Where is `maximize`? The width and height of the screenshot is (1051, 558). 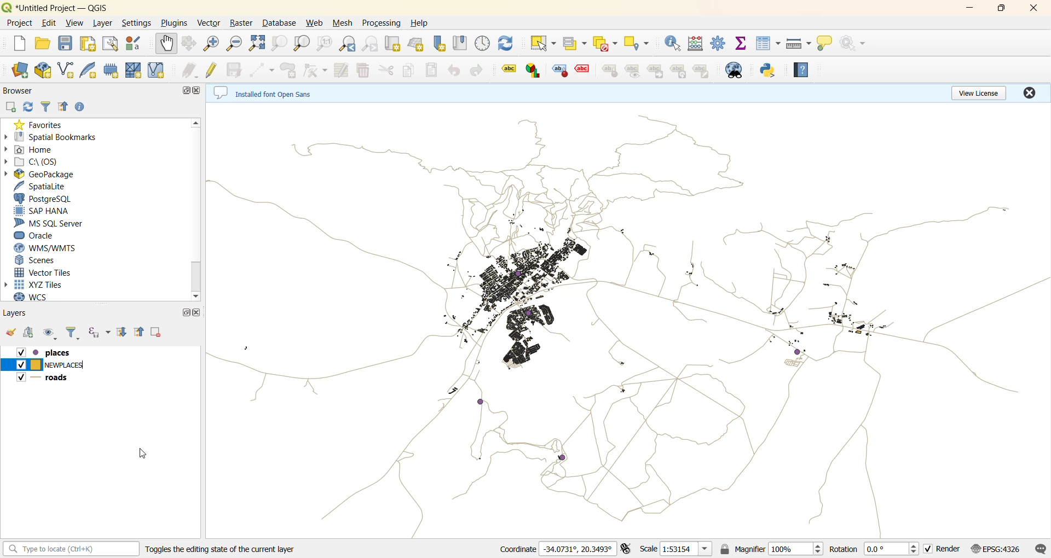 maximize is located at coordinates (1001, 9).